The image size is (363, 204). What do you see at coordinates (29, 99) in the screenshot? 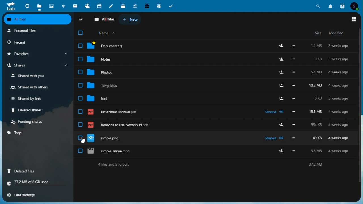
I see `shared by link` at bounding box center [29, 99].